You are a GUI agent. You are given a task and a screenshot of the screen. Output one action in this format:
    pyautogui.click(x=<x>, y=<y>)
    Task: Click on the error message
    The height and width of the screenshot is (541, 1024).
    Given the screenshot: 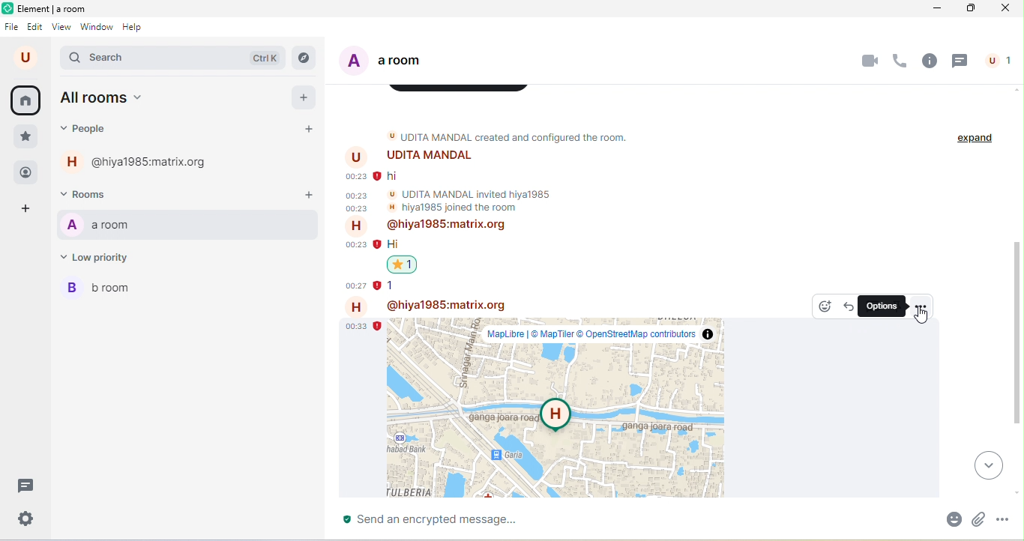 What is the action you would take?
    pyautogui.click(x=378, y=244)
    